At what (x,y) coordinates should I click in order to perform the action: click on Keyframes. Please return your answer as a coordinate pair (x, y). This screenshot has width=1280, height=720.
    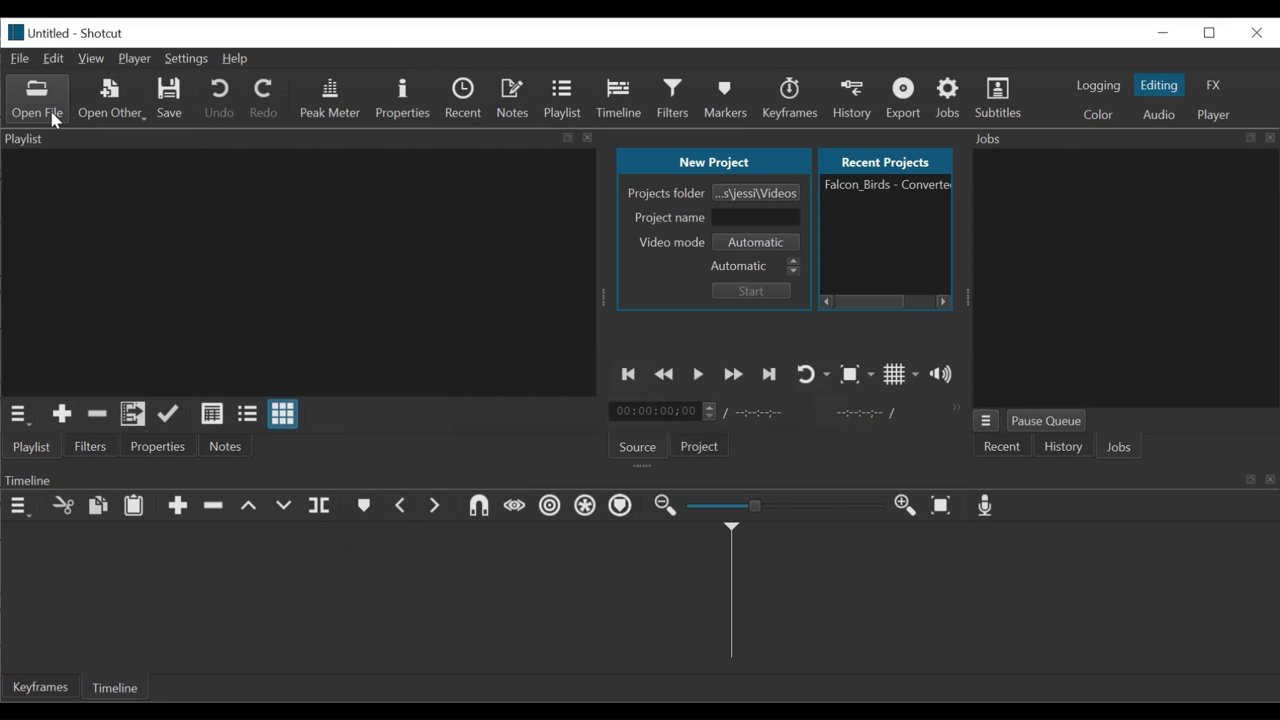
    Looking at the image, I should click on (790, 99).